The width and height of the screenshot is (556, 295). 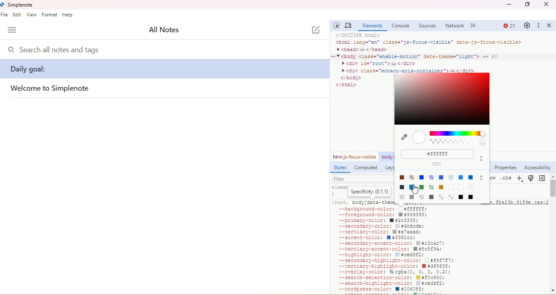 What do you see at coordinates (5, 15) in the screenshot?
I see `file` at bounding box center [5, 15].